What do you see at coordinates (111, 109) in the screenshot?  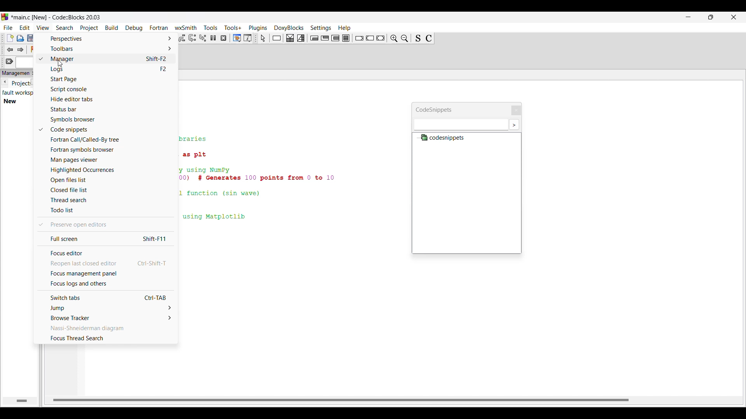 I see `Status bar` at bounding box center [111, 109].